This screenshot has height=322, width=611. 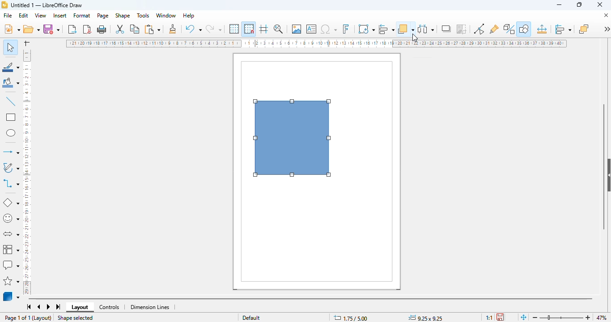 I want to click on paste, so click(x=152, y=29).